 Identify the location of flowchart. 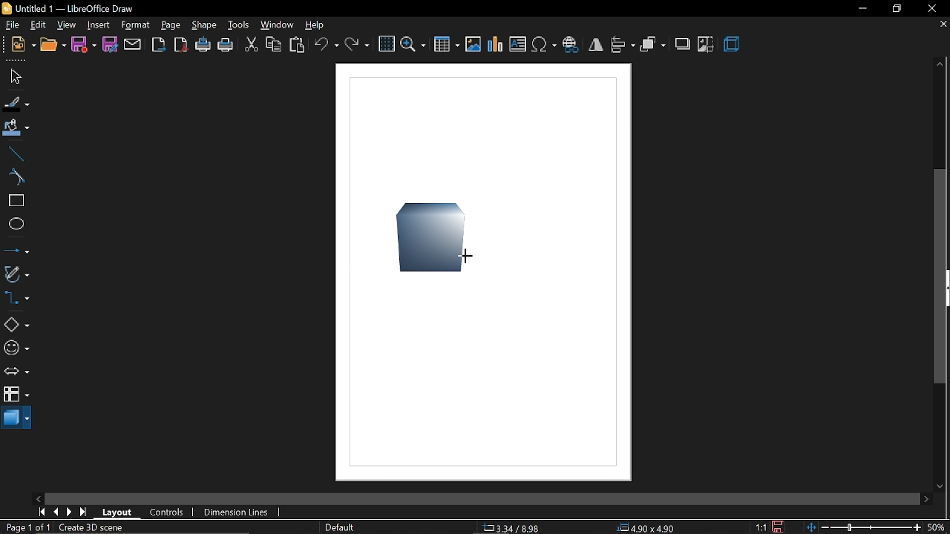
(17, 395).